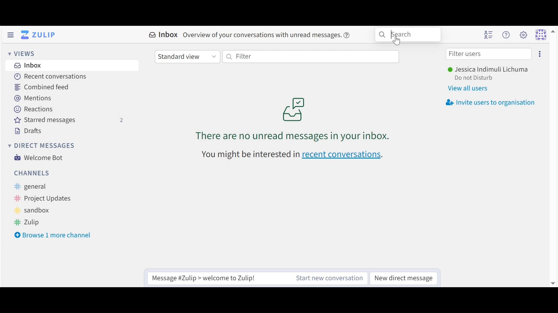 The width and height of the screenshot is (558, 313). I want to click on Mentions, so click(32, 98).